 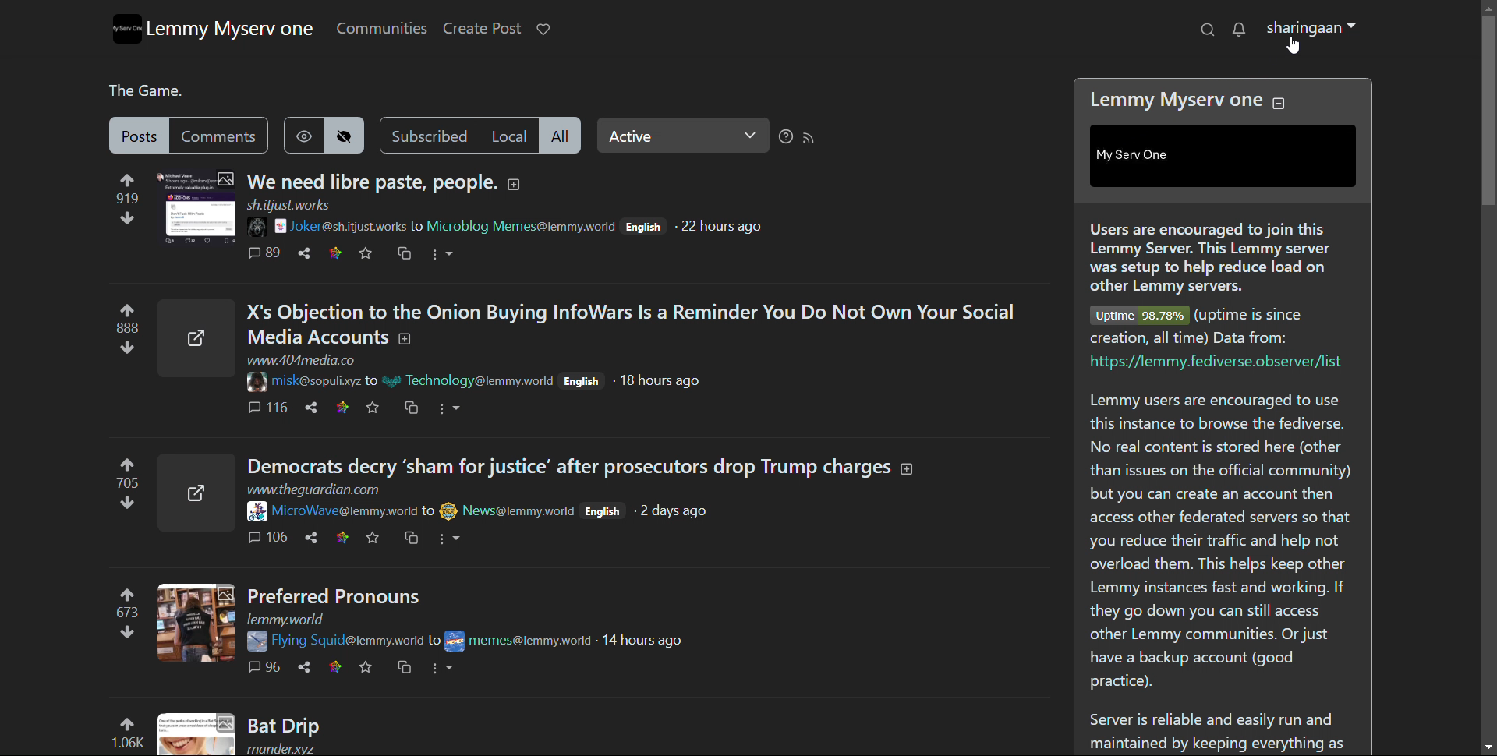 What do you see at coordinates (430, 639) in the screenshot?
I see `to` at bounding box center [430, 639].